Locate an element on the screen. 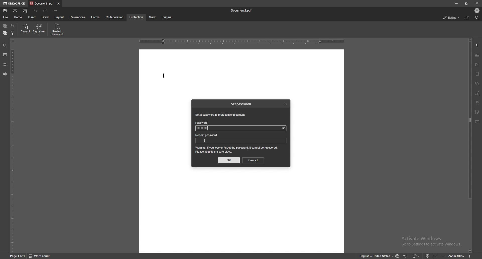  draw is located at coordinates (45, 17).